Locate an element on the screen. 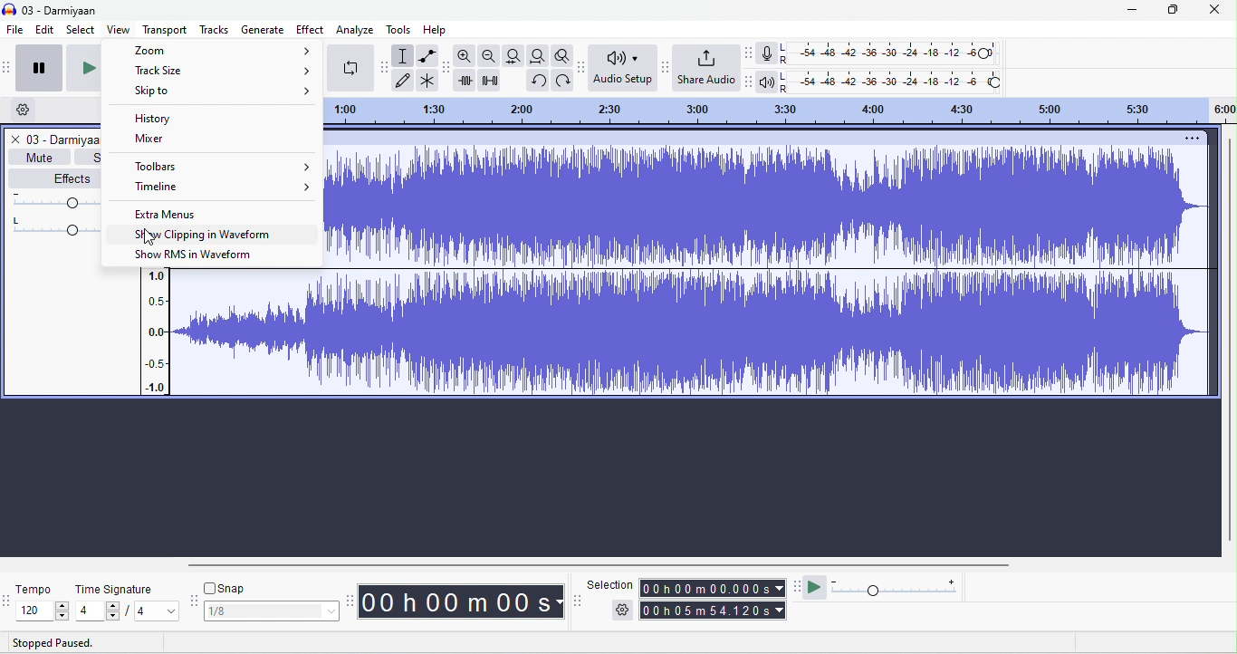 The image size is (1237, 654). time is located at coordinates (464, 602).